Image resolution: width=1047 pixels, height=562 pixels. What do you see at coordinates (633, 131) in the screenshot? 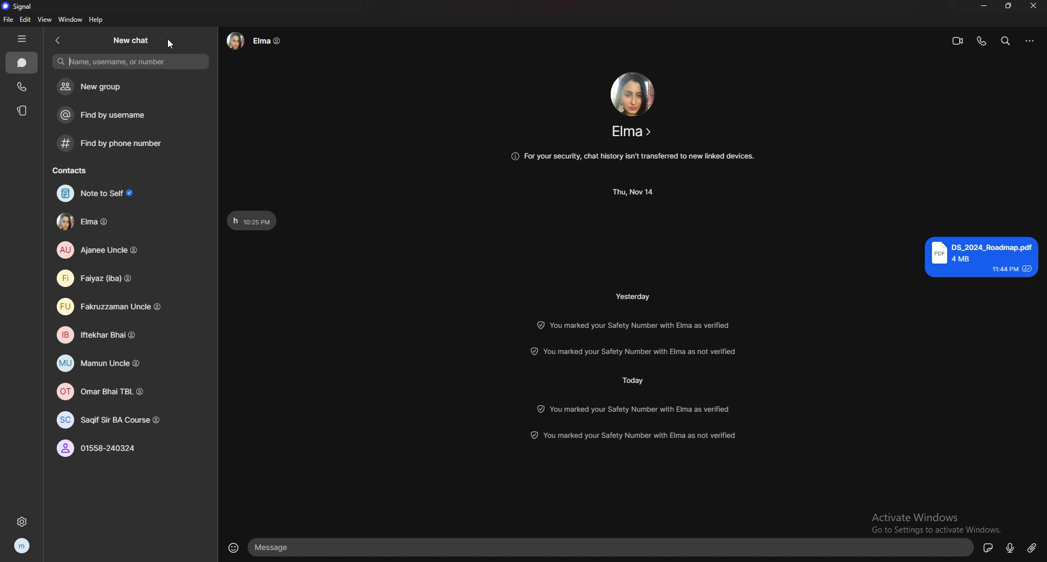
I see `contact info` at bounding box center [633, 131].